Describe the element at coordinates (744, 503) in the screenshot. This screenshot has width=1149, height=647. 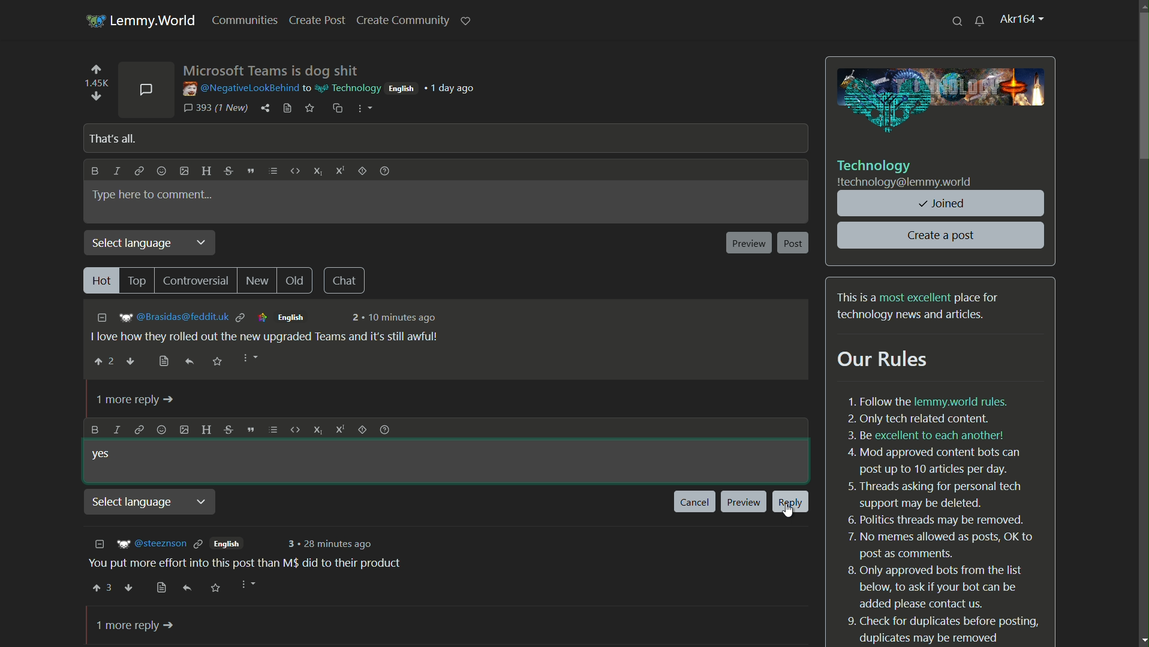
I see `preview` at that location.